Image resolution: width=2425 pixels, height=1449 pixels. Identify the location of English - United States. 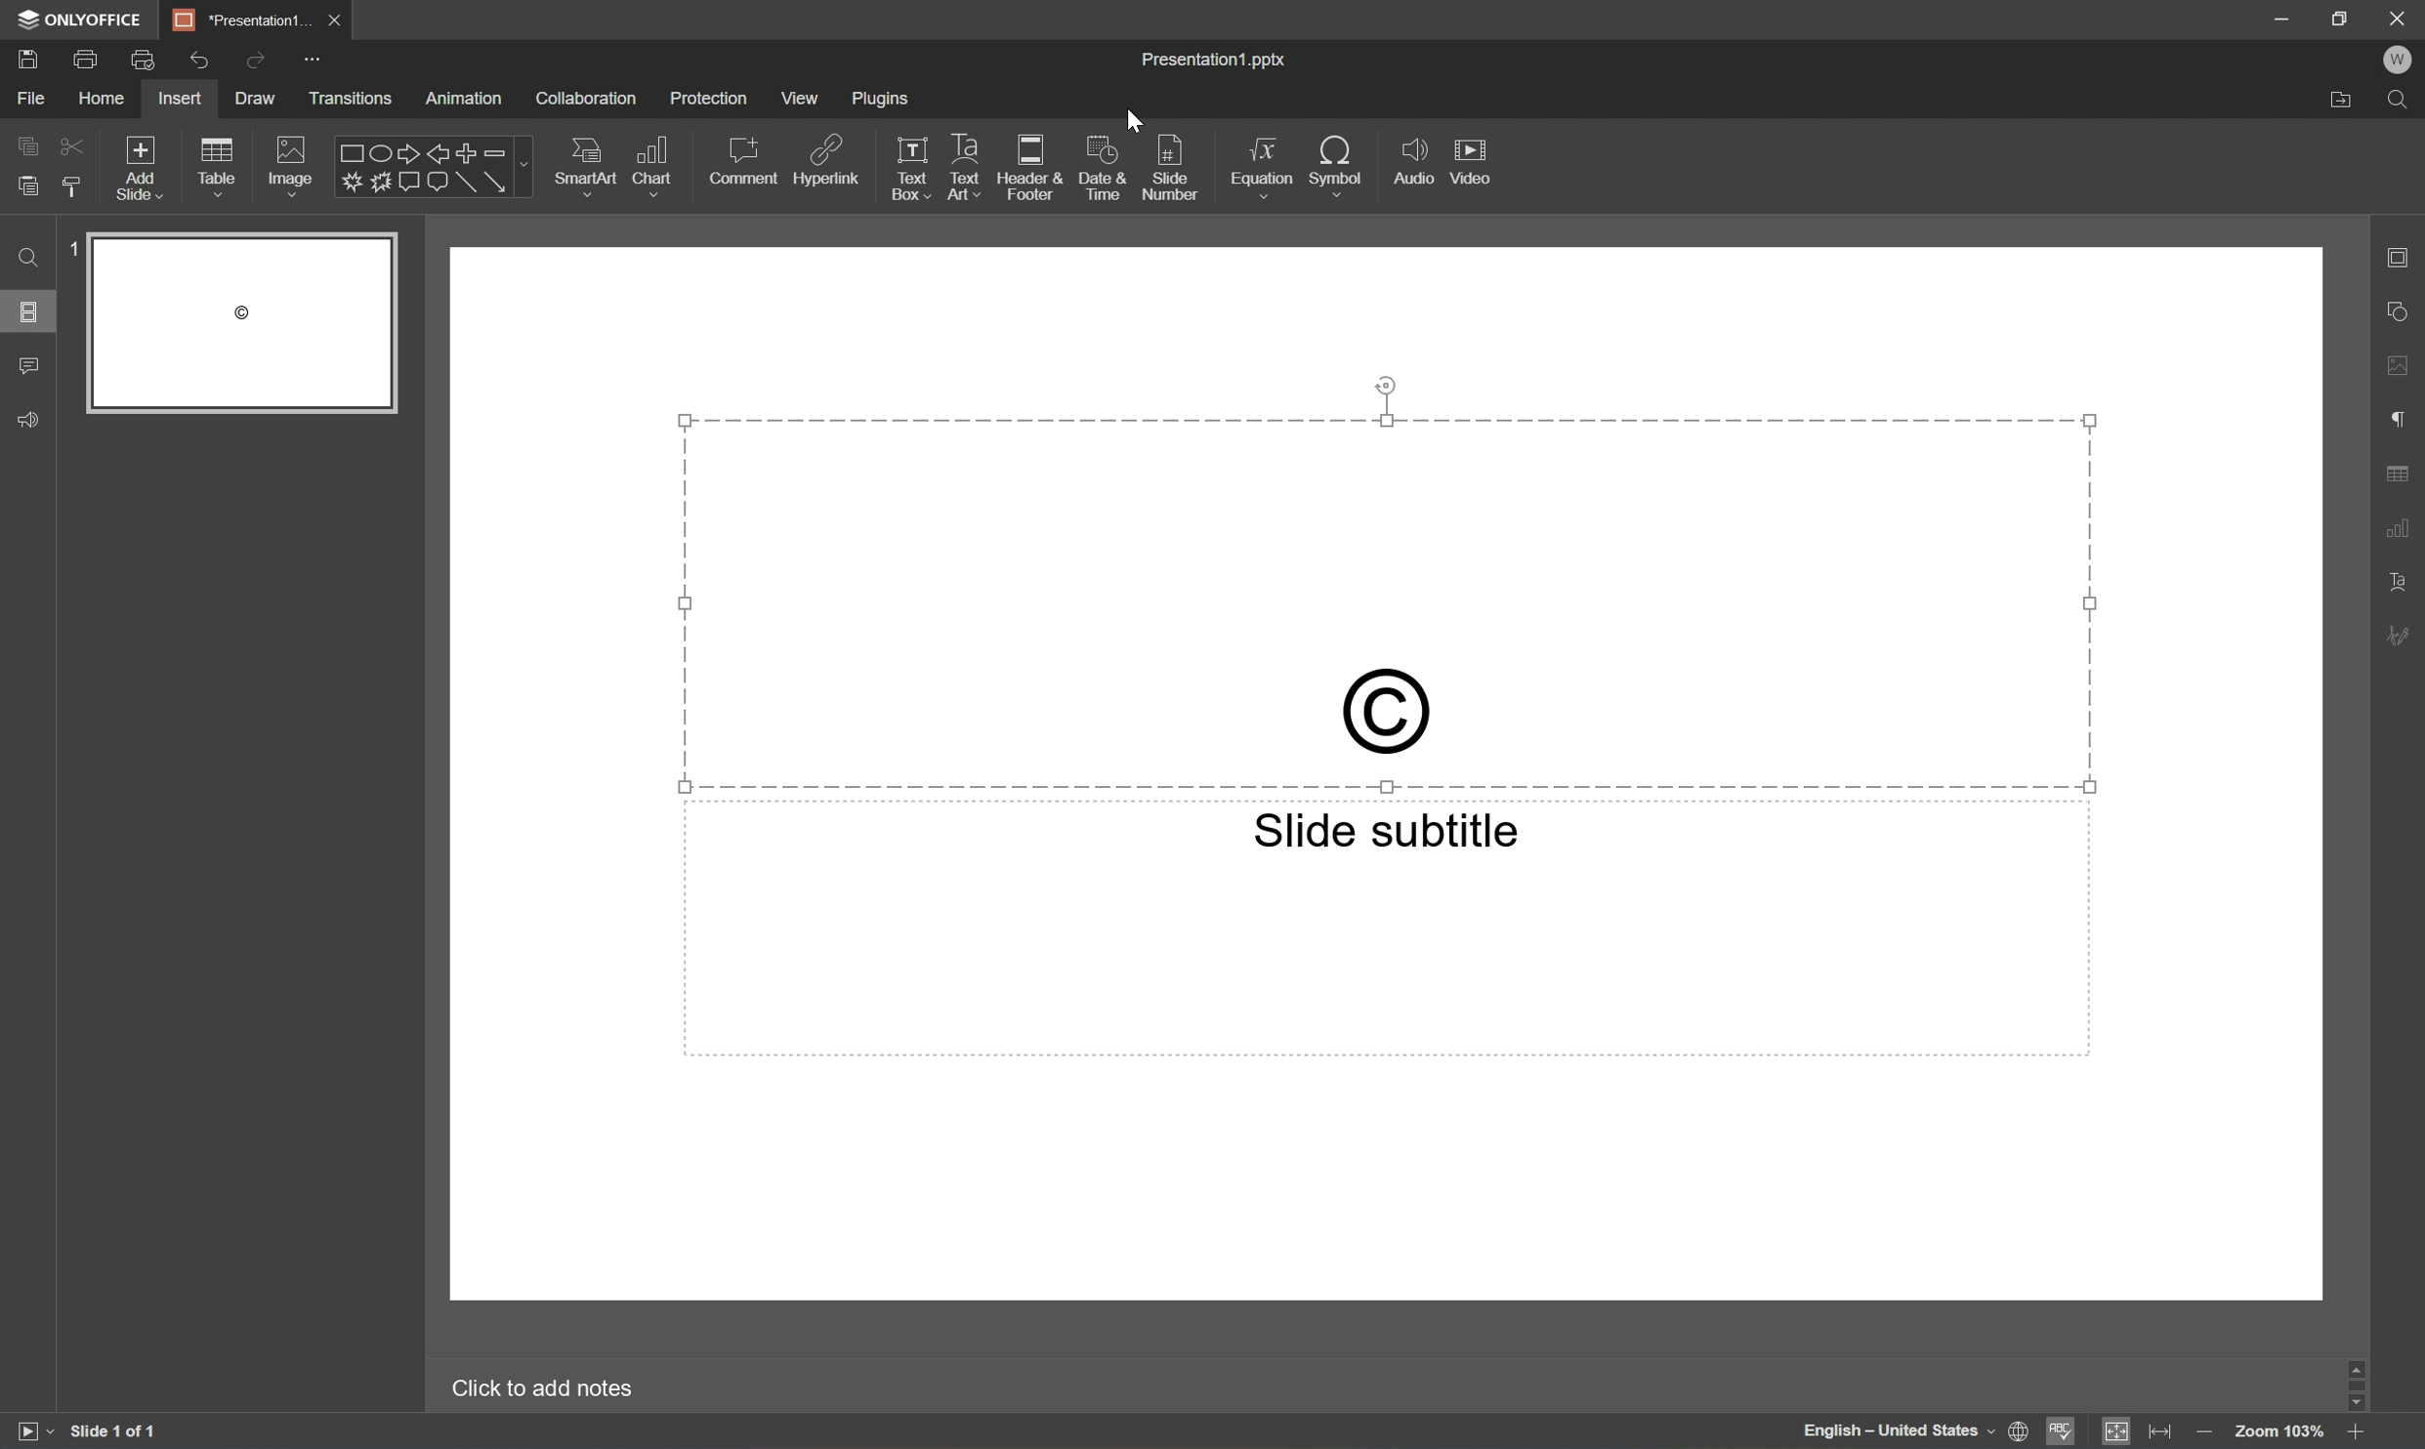
(1892, 1431).